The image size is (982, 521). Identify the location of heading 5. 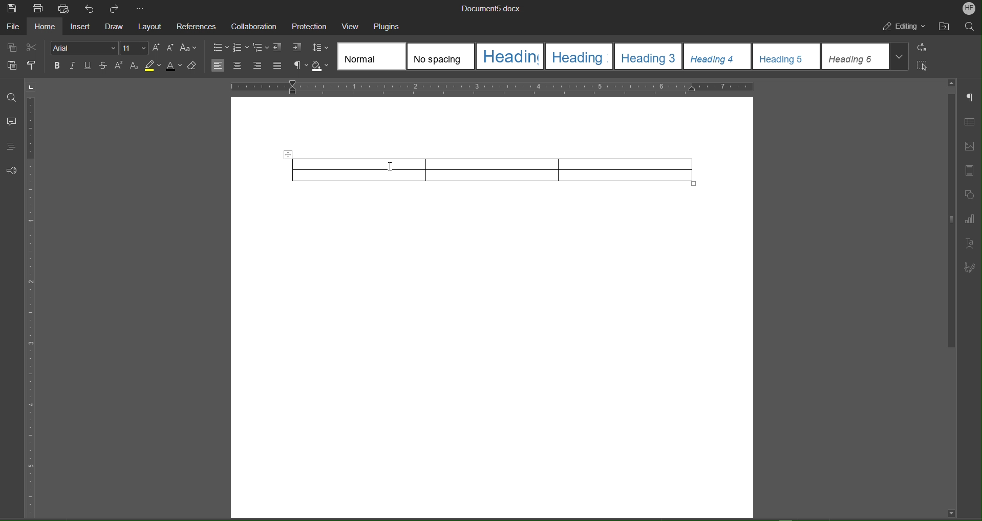
(787, 56).